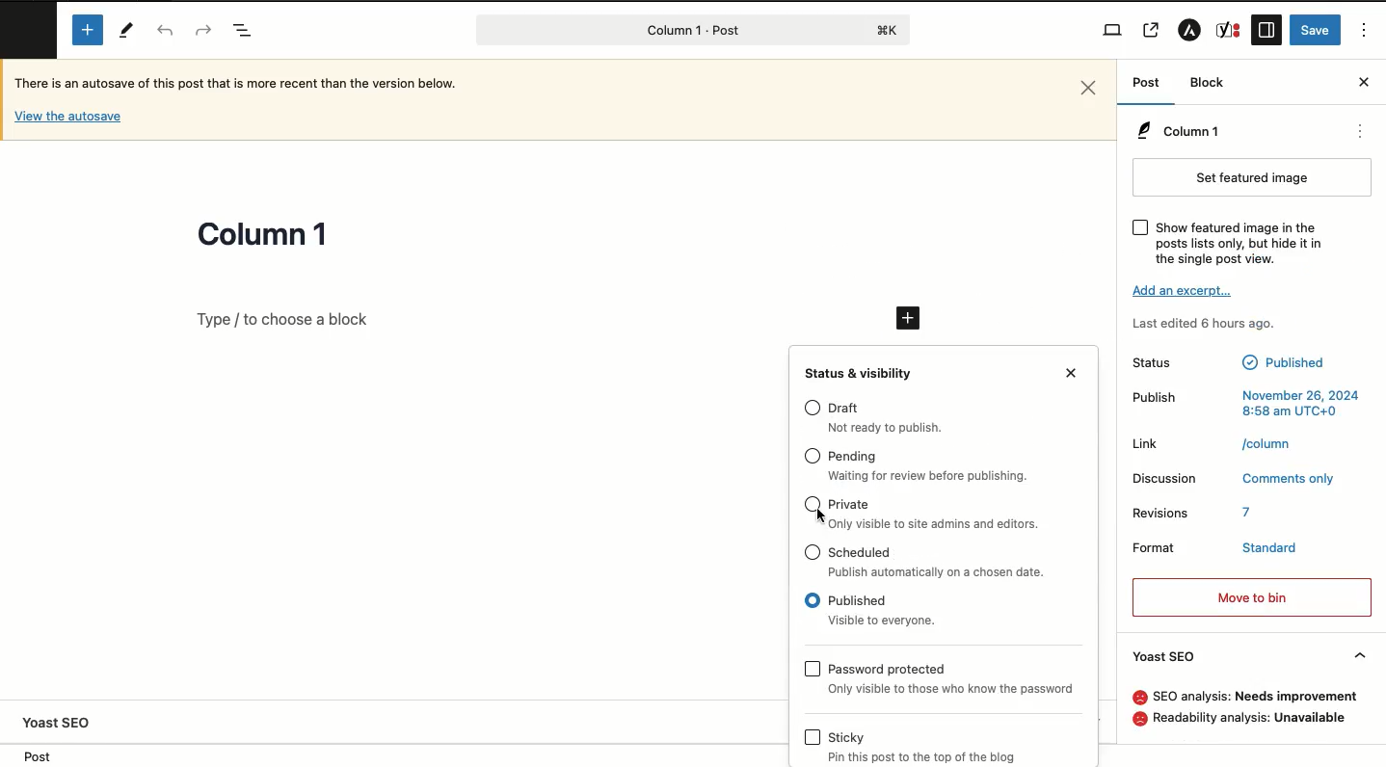 This screenshot has height=767, width=1386. Describe the element at coordinates (1189, 33) in the screenshot. I see `Astar` at that location.